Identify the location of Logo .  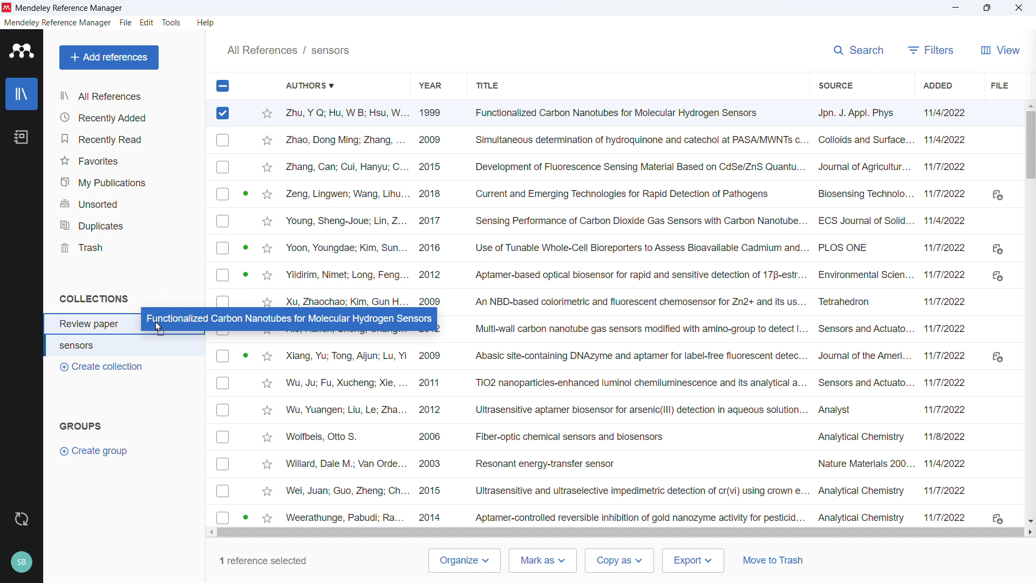
(22, 51).